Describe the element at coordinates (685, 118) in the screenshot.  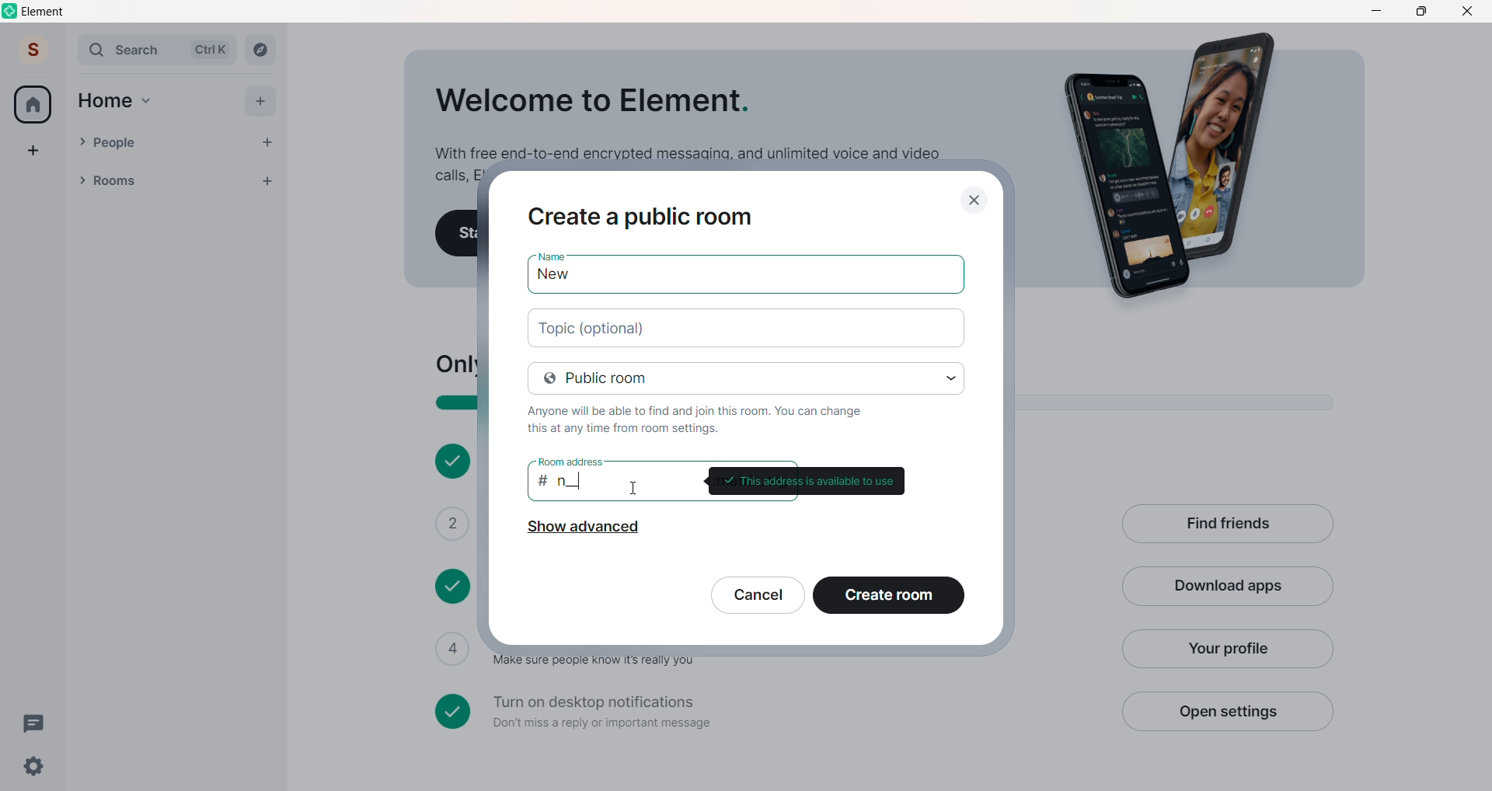
I see `Welcome to Element.
With free end-to-end encrypted messaging, and unlimited voice and video
calls, Element is a great way to stay in touch.` at that location.